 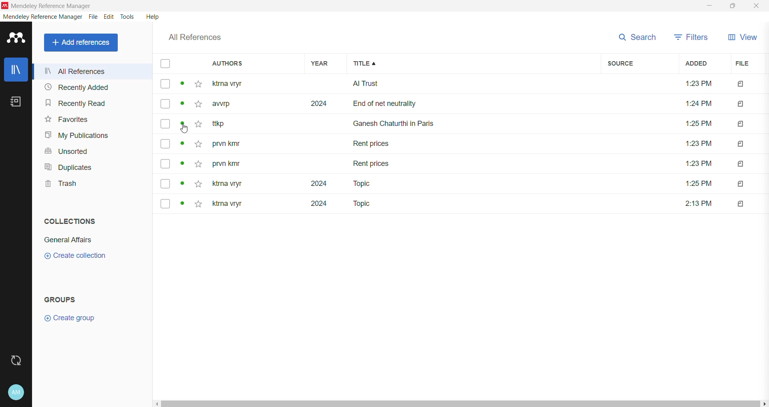 What do you see at coordinates (66, 120) in the screenshot?
I see `Favorites` at bounding box center [66, 120].